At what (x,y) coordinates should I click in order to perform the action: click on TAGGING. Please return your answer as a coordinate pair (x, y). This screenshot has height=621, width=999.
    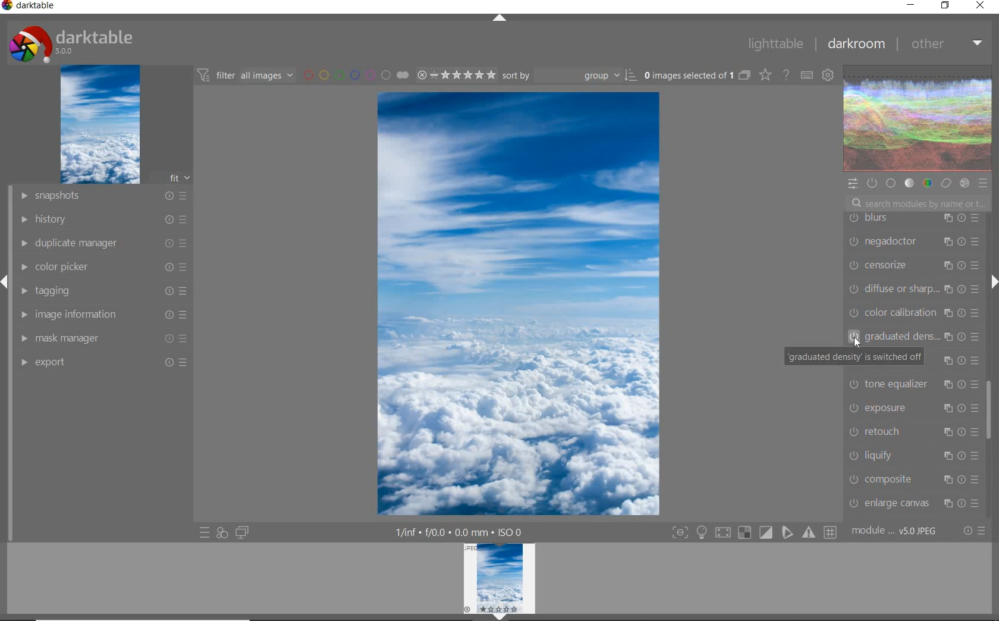
    Looking at the image, I should click on (106, 290).